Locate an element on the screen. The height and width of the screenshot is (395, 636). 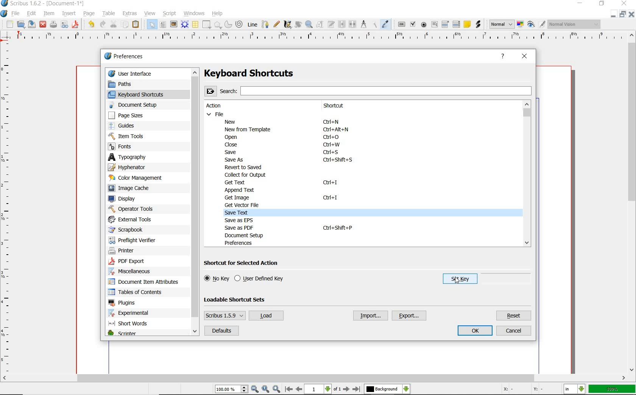
select image preview mode is located at coordinates (501, 24).